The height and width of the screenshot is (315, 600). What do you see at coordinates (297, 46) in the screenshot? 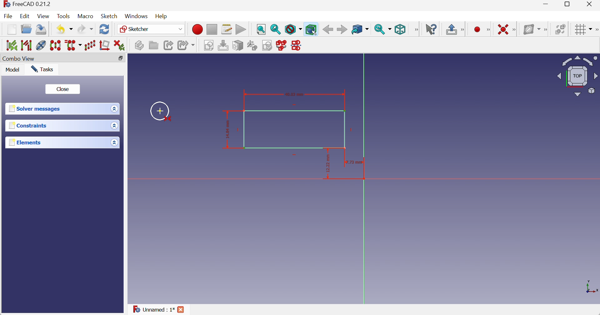
I see `Mirror sketch` at bounding box center [297, 46].